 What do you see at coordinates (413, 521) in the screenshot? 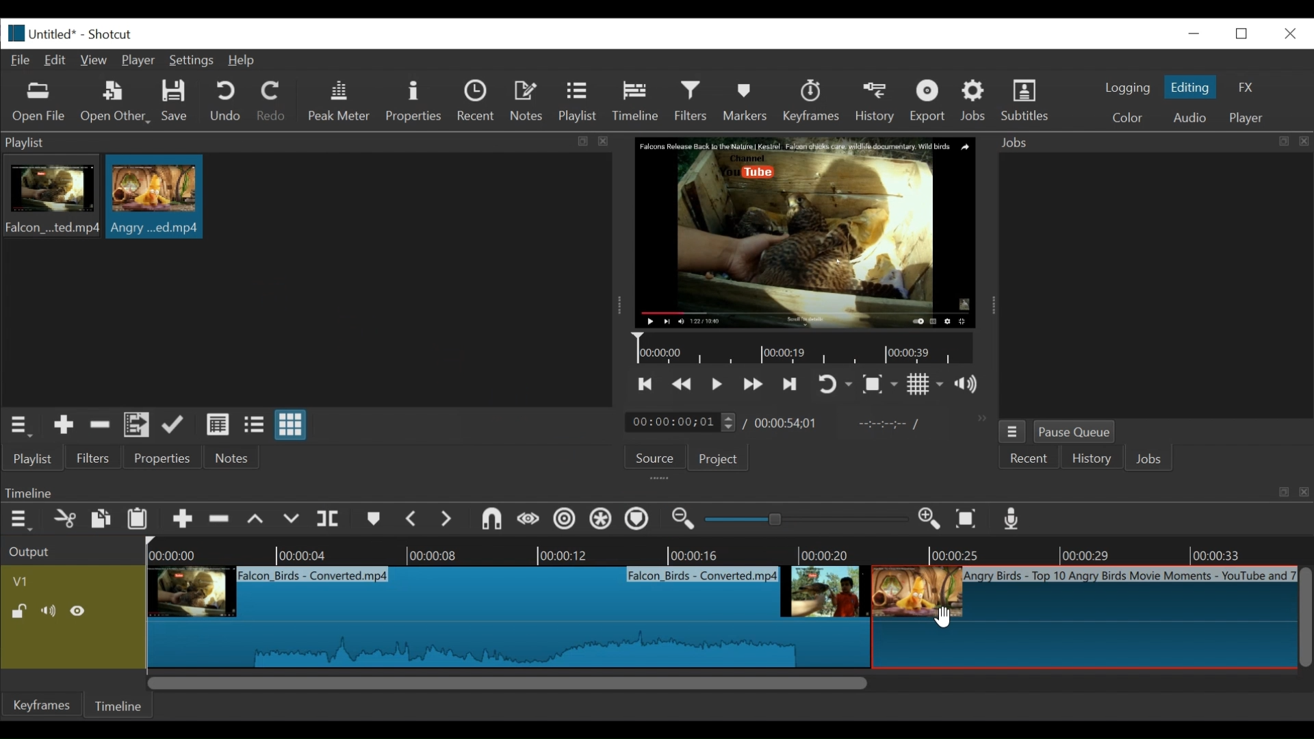
I see `Previous marker` at bounding box center [413, 521].